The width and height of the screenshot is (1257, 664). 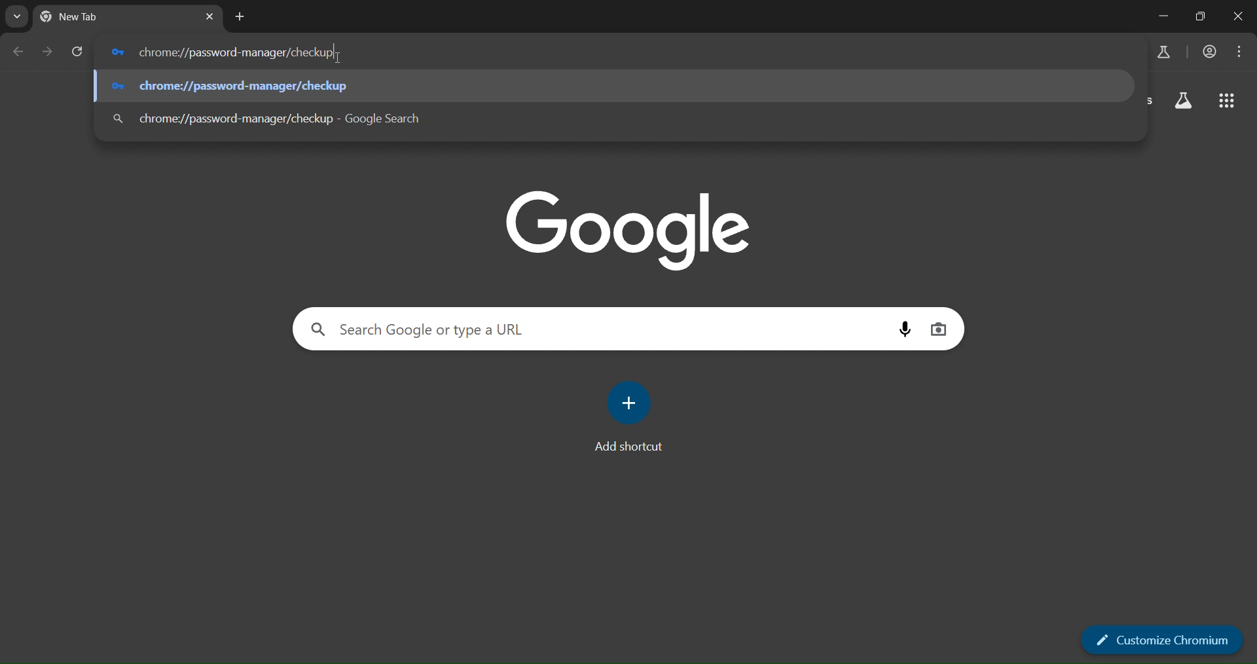 I want to click on reload page, so click(x=78, y=53).